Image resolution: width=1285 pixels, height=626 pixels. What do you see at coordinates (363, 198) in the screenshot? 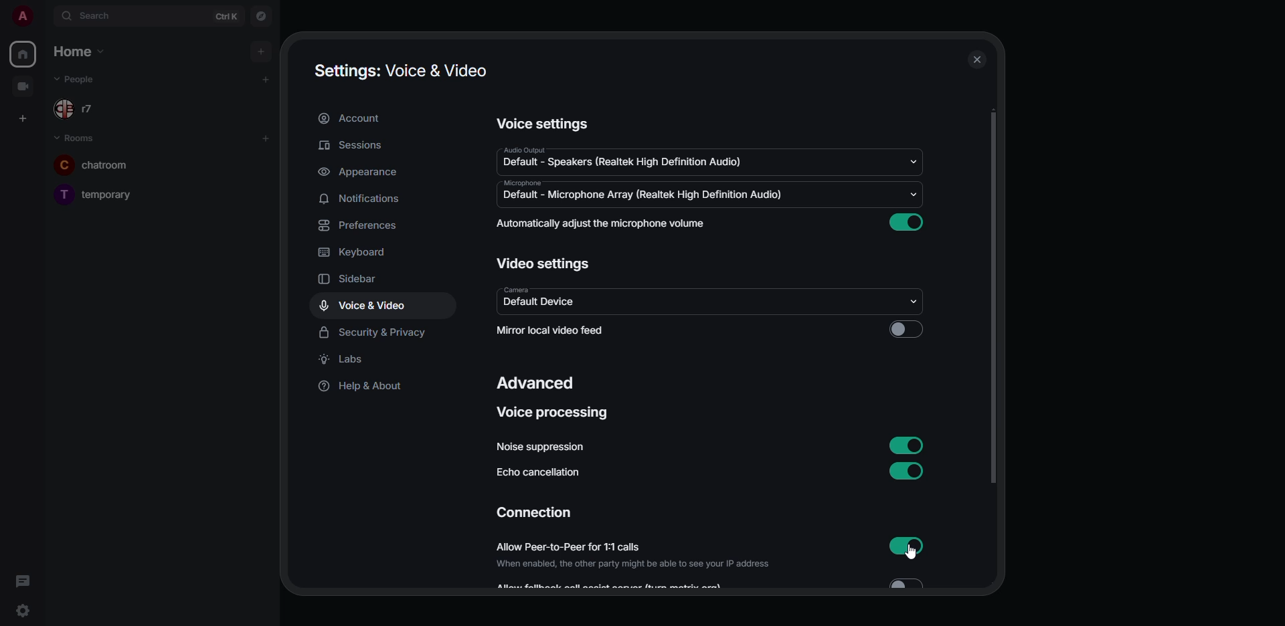
I see `notifications` at bounding box center [363, 198].